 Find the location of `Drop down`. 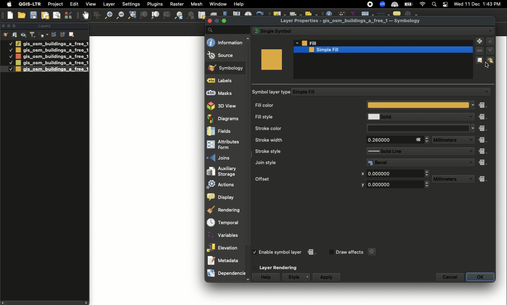

Drop down is located at coordinates (427, 185).